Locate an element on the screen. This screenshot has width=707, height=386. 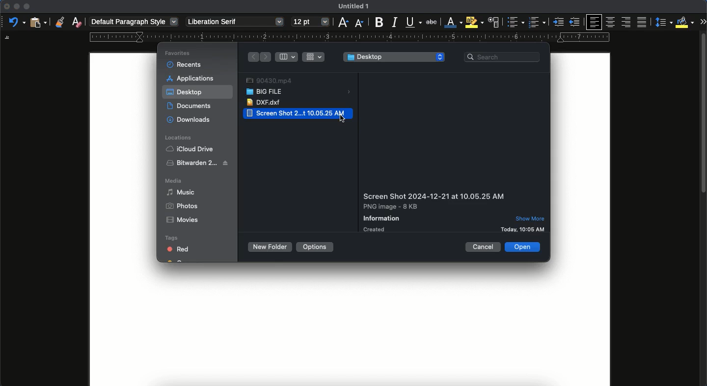
movies is located at coordinates (184, 220).